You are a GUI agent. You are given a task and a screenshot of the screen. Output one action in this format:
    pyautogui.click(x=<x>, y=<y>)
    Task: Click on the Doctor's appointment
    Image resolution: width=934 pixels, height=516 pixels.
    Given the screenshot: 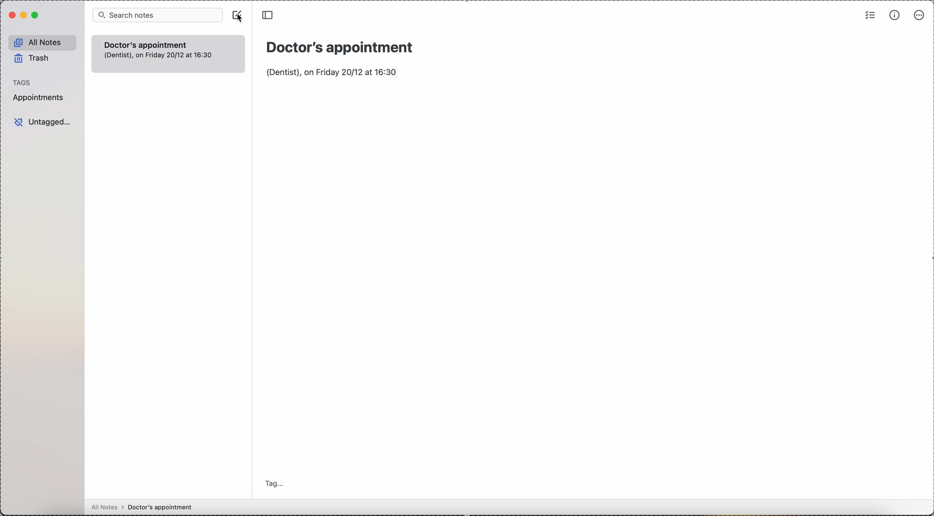 What is the action you would take?
    pyautogui.click(x=343, y=47)
    